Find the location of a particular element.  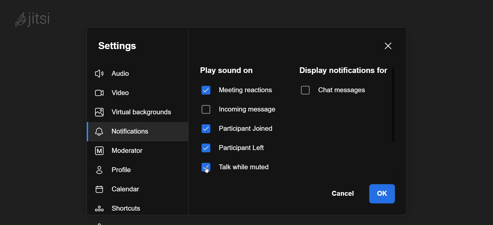

setting is located at coordinates (120, 47).